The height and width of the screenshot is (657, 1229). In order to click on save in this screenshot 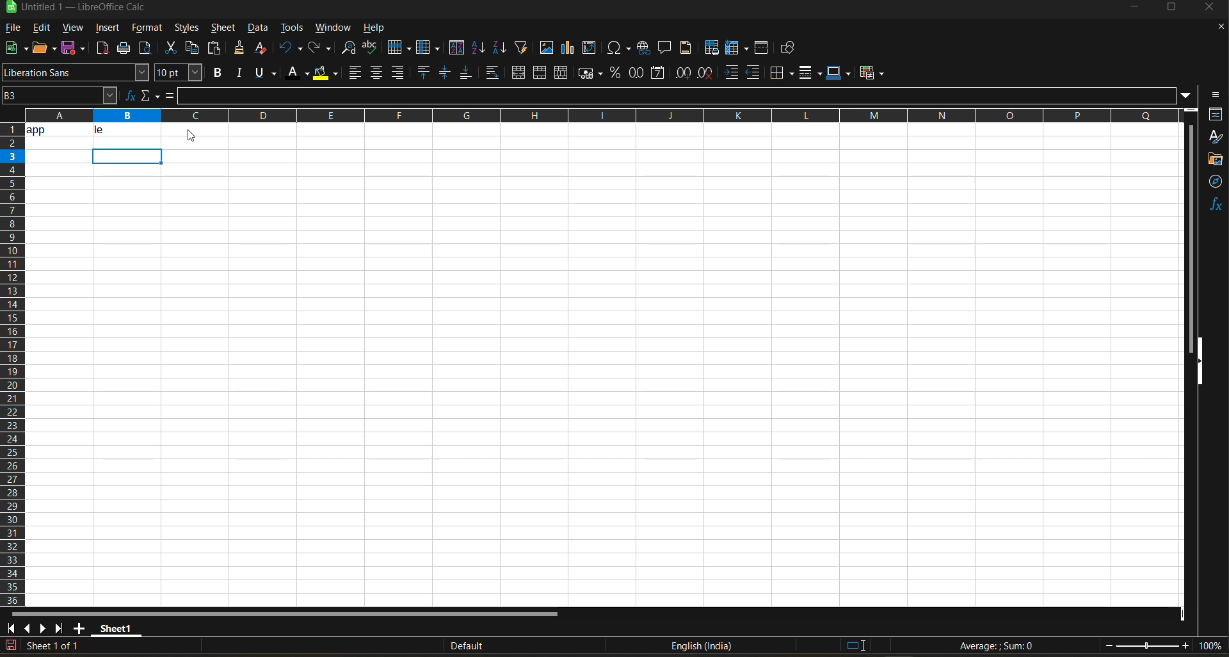, I will do `click(76, 47)`.